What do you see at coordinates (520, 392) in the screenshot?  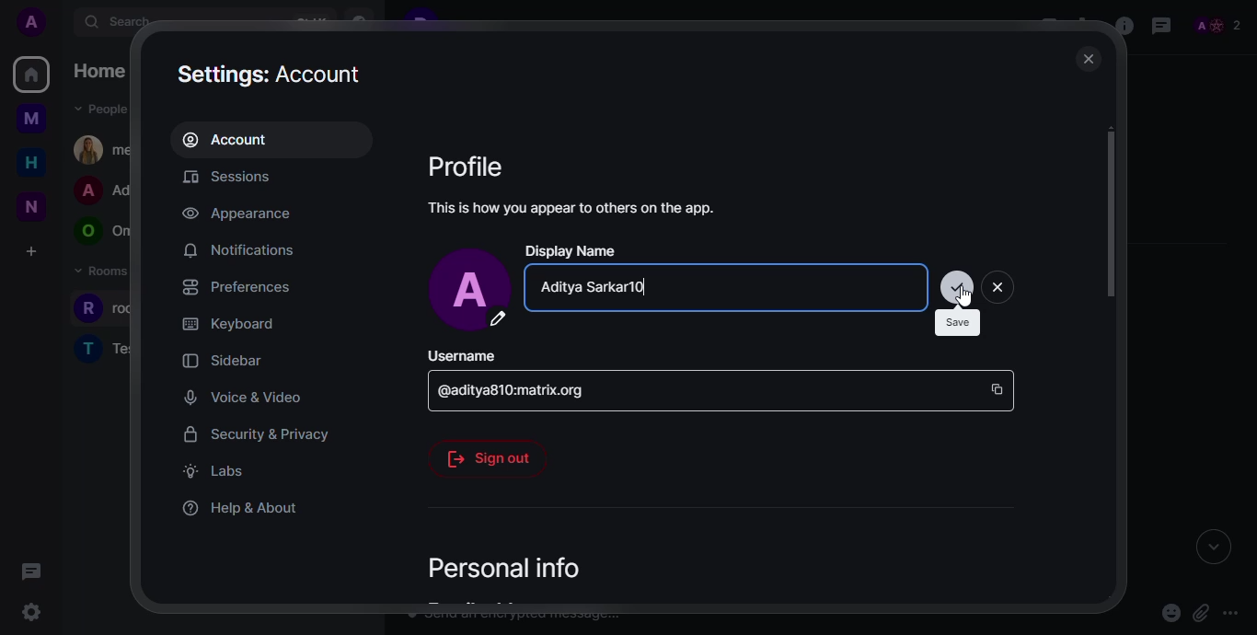 I see `id` at bounding box center [520, 392].